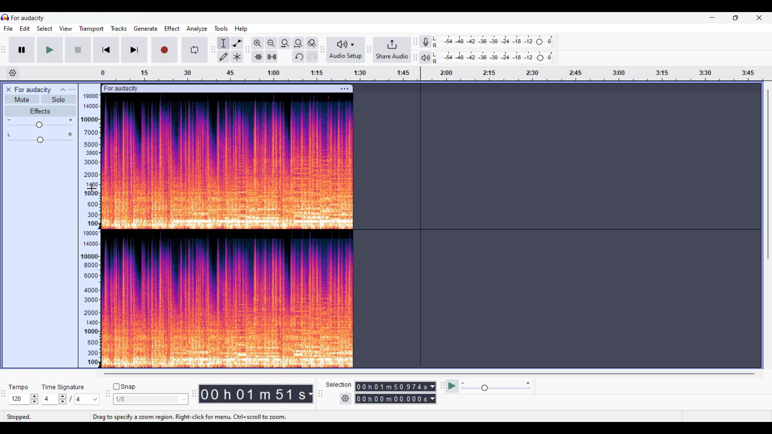 This screenshot has width=772, height=434. Describe the element at coordinates (310, 394) in the screenshot. I see `Duration measurement options` at that location.